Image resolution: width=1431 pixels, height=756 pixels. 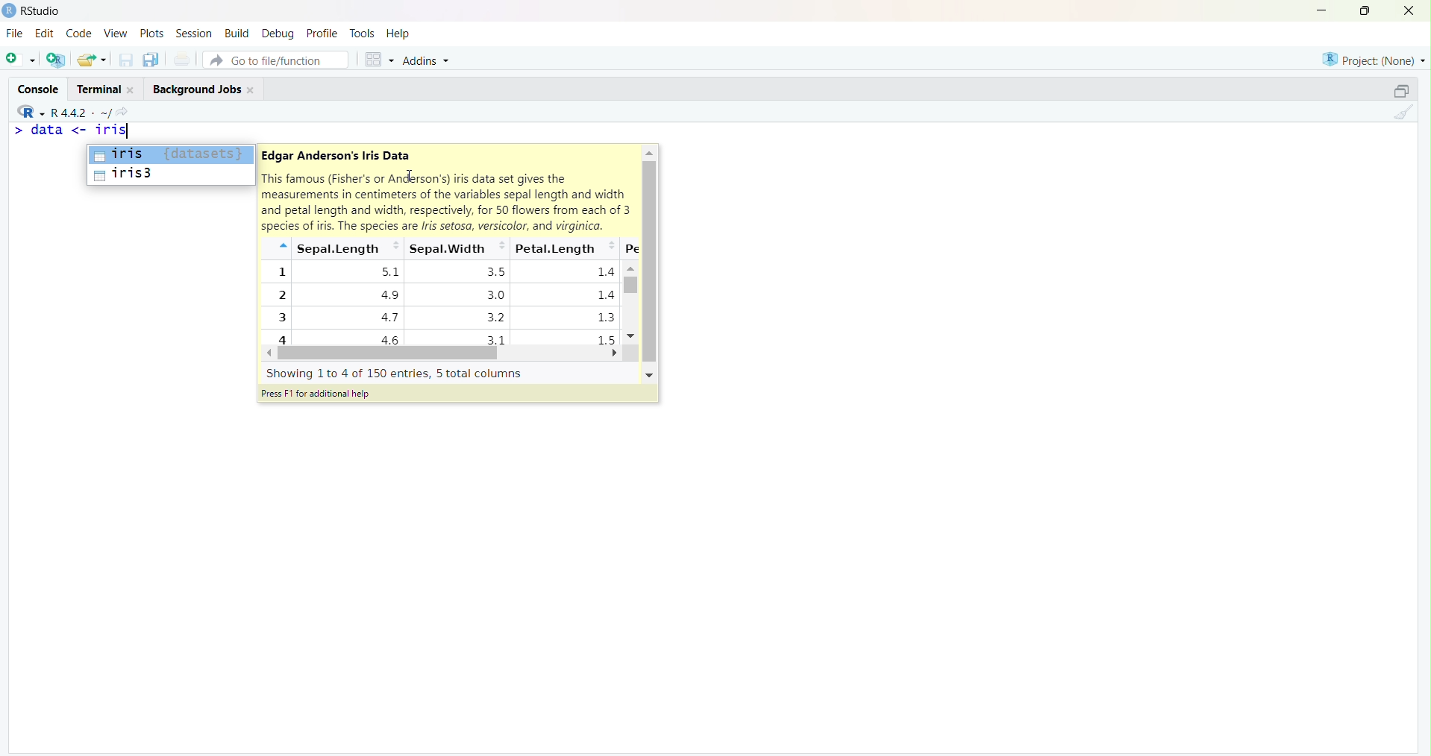 I want to click on Addins, so click(x=428, y=59).